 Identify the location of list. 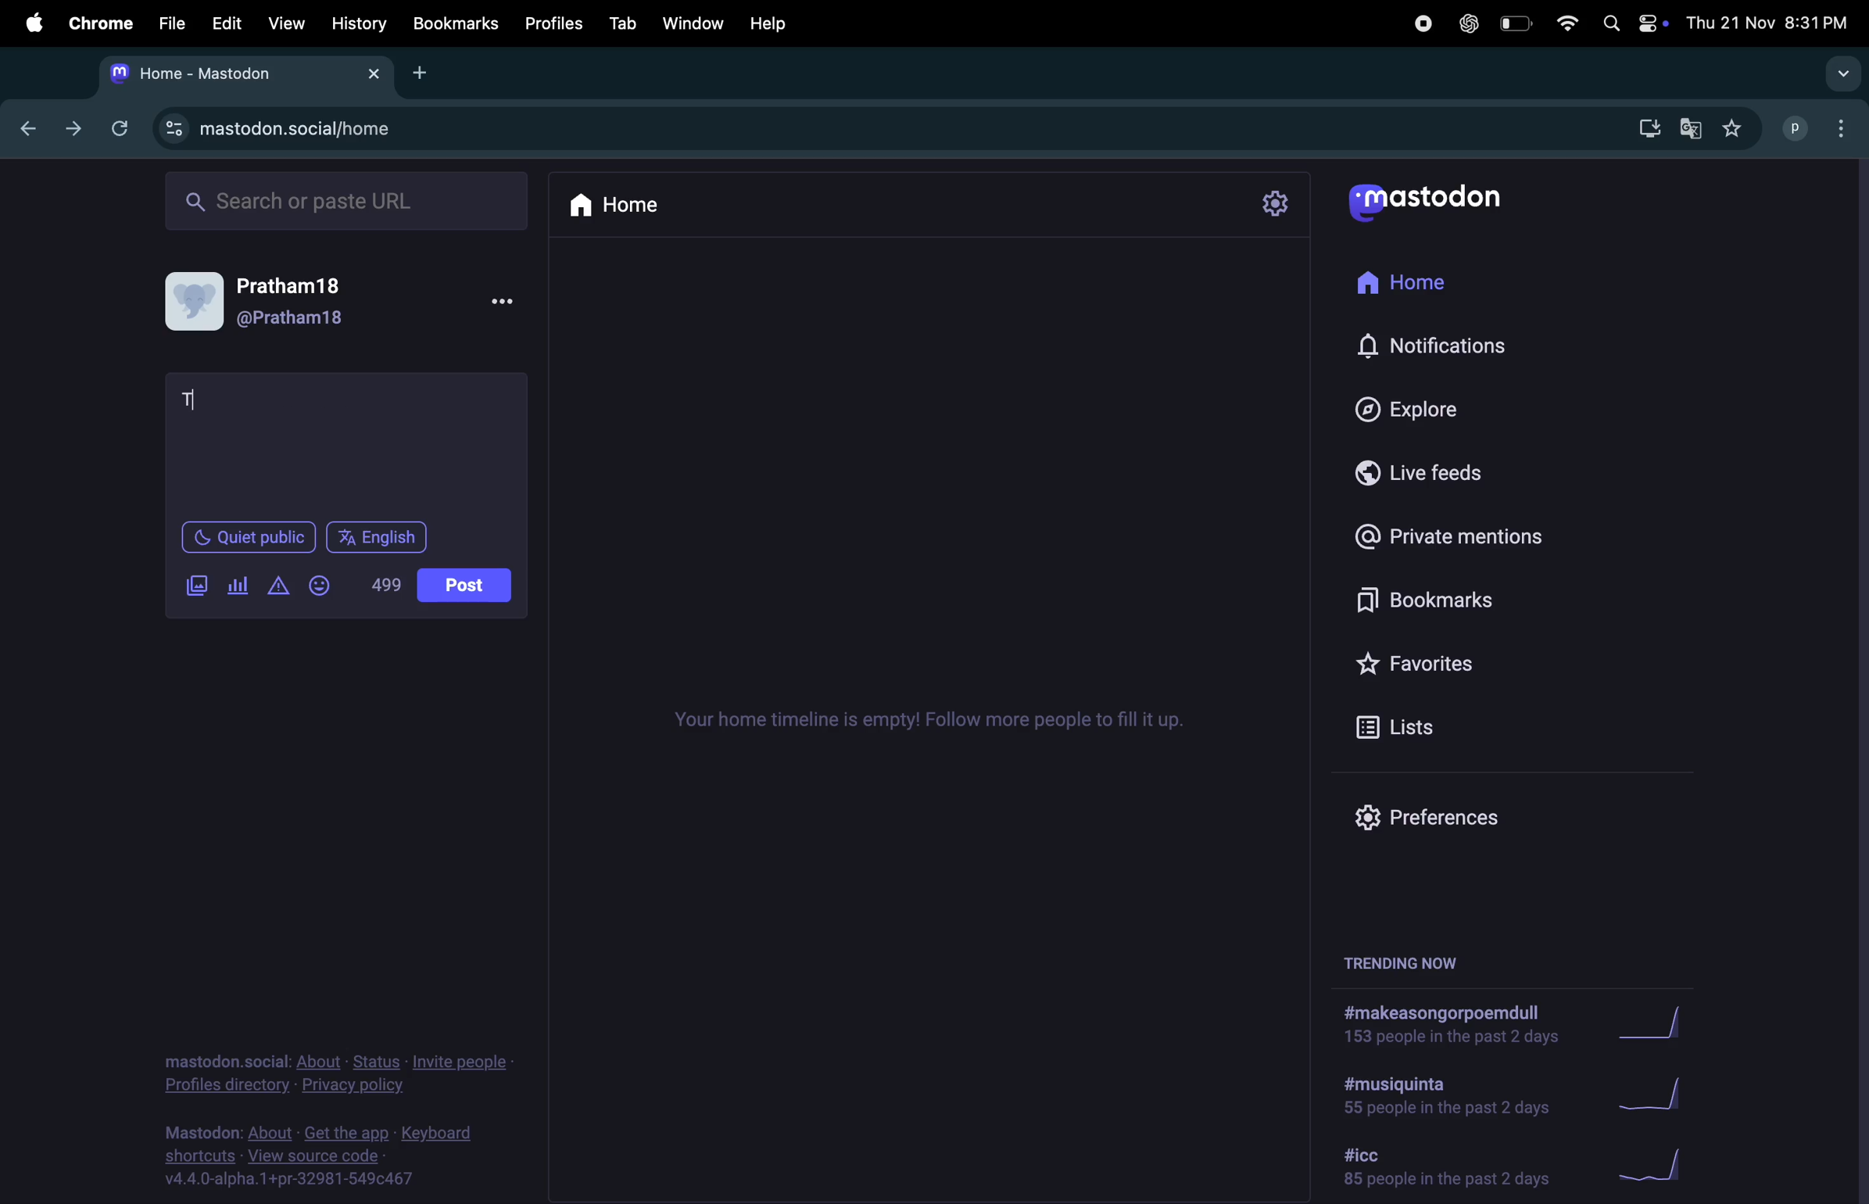
(1435, 733).